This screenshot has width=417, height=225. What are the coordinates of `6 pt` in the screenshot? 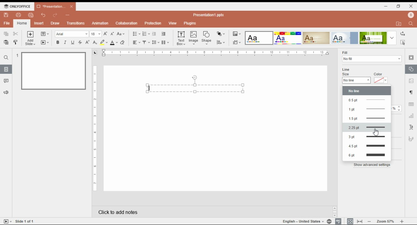 It's located at (367, 156).